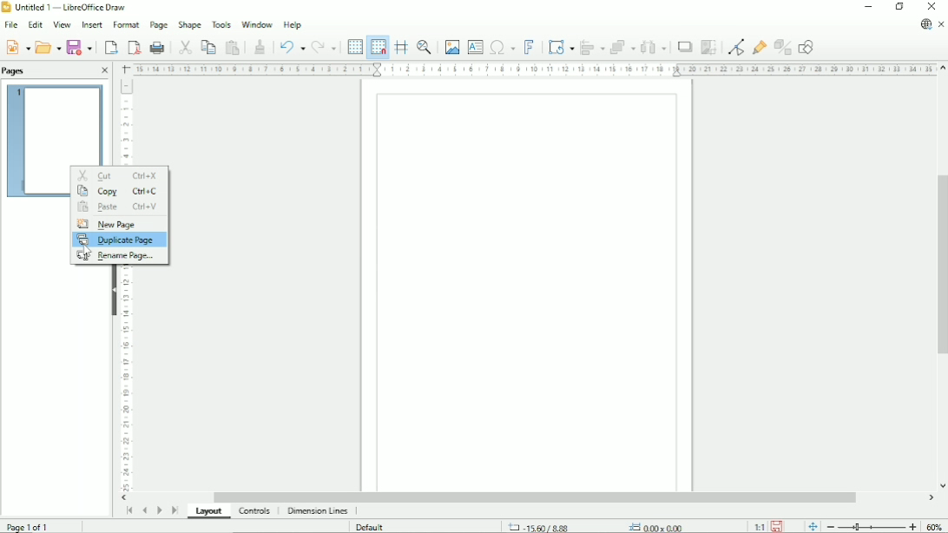  What do you see at coordinates (189, 24) in the screenshot?
I see `Shape` at bounding box center [189, 24].